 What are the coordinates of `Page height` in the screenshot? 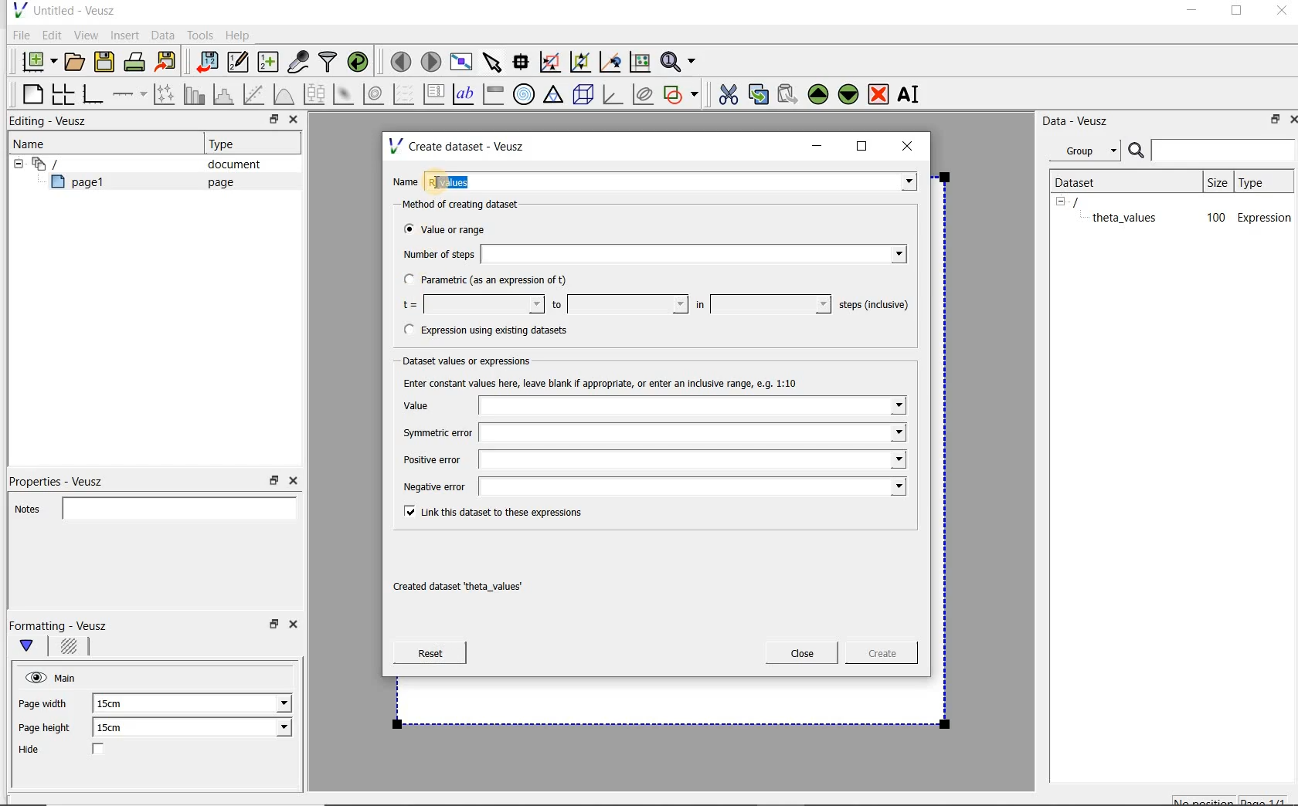 It's located at (49, 730).